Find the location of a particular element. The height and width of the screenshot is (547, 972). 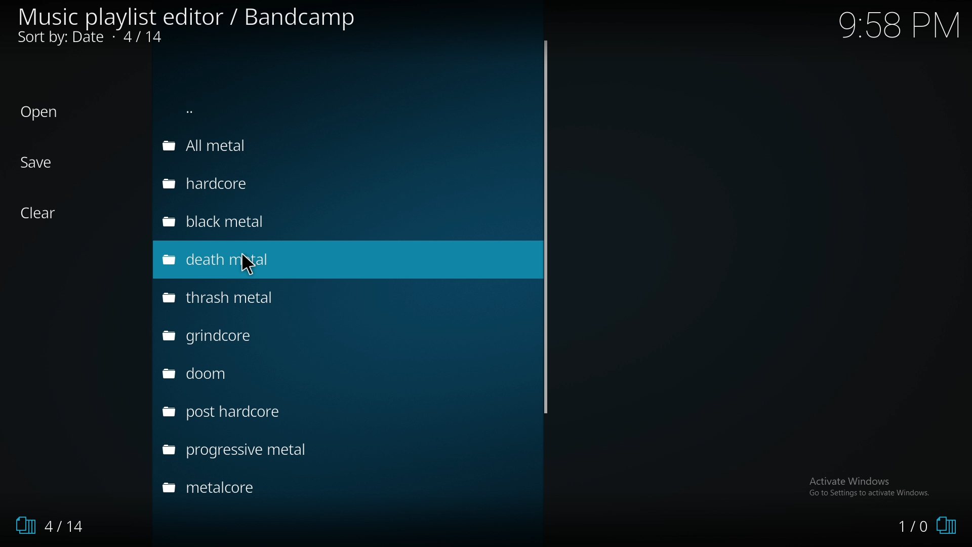

Sort by: Date • 4/14 is located at coordinates (100, 39).